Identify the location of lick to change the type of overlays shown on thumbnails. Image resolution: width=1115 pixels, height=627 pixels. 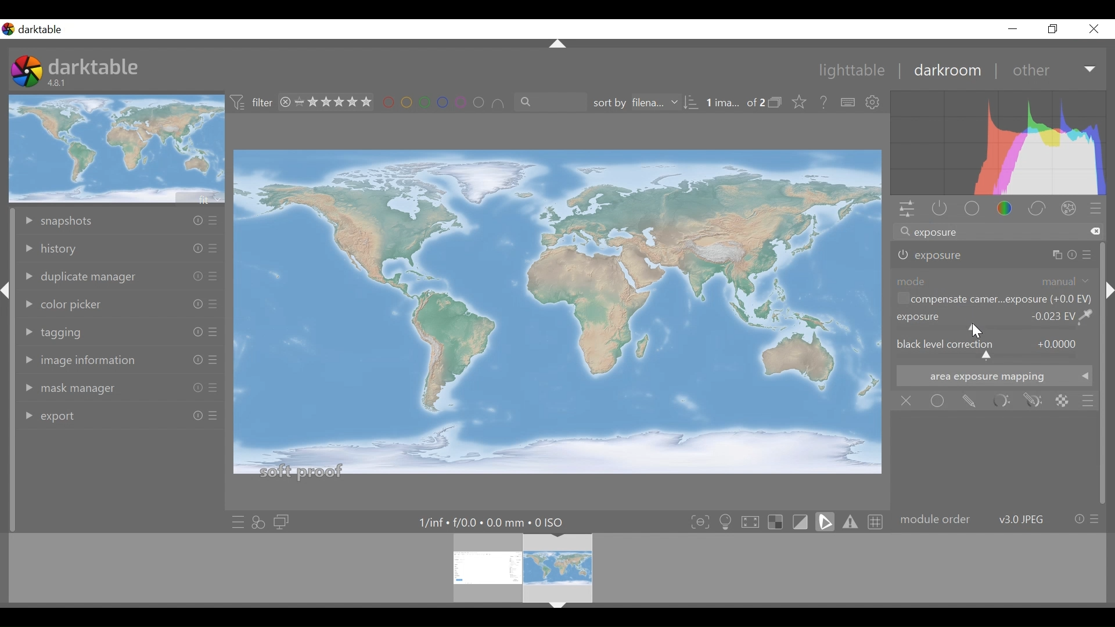
(800, 103).